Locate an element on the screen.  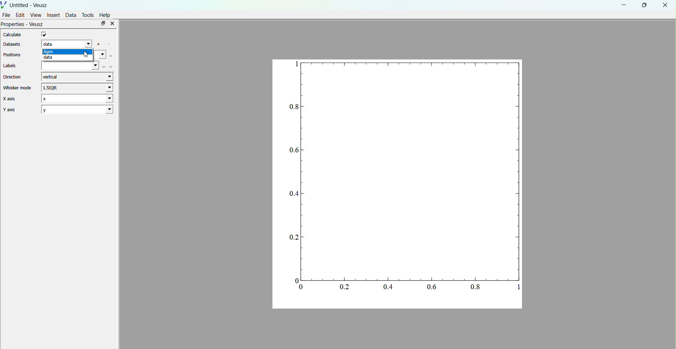
Labels is located at coordinates (12, 65).